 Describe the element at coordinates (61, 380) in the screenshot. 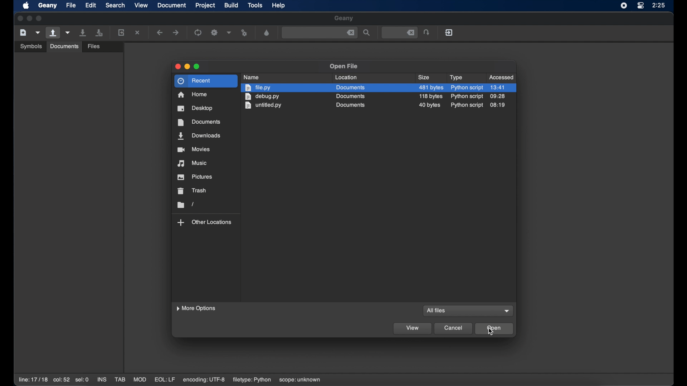

I see `col:52` at that location.